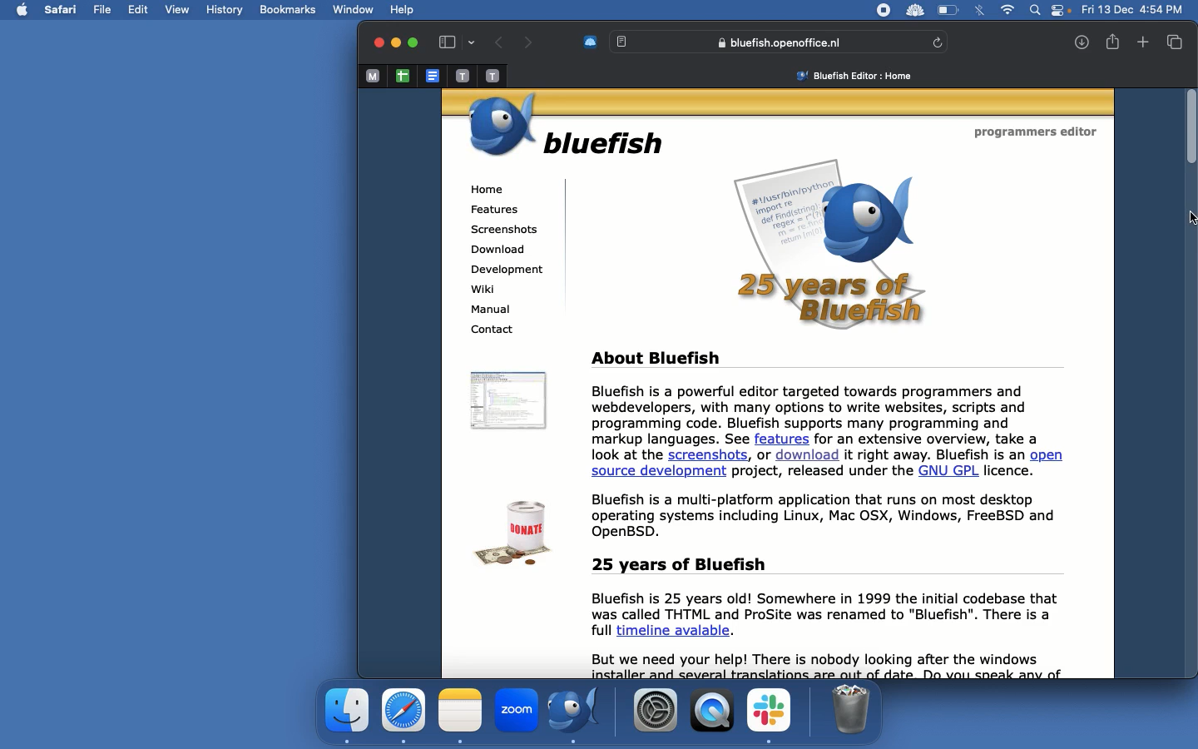 This screenshot has height=749, width=1198. What do you see at coordinates (394, 43) in the screenshot?
I see `Minimize` at bounding box center [394, 43].